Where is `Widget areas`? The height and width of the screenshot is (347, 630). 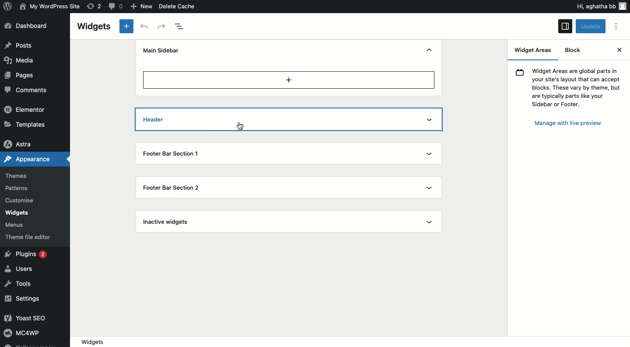
Widget areas is located at coordinates (535, 52).